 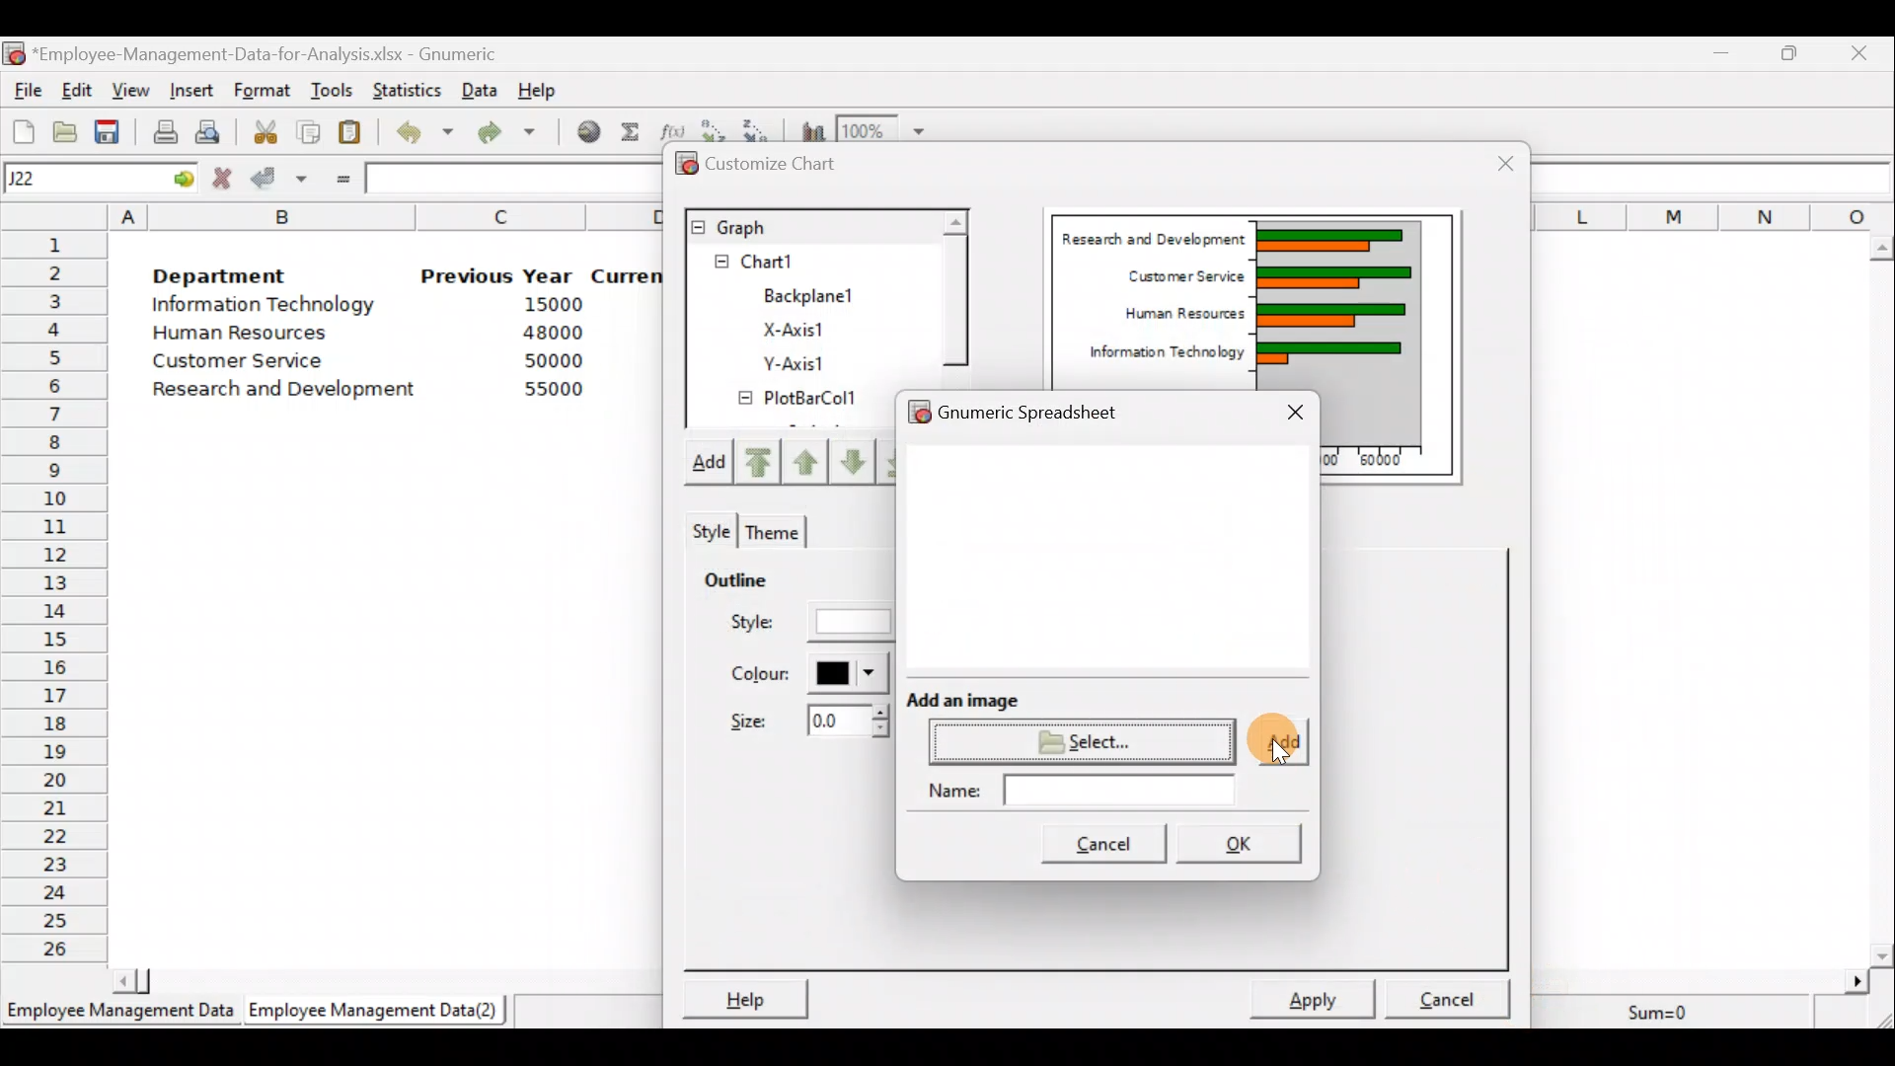 I want to click on Print current file, so click(x=162, y=128).